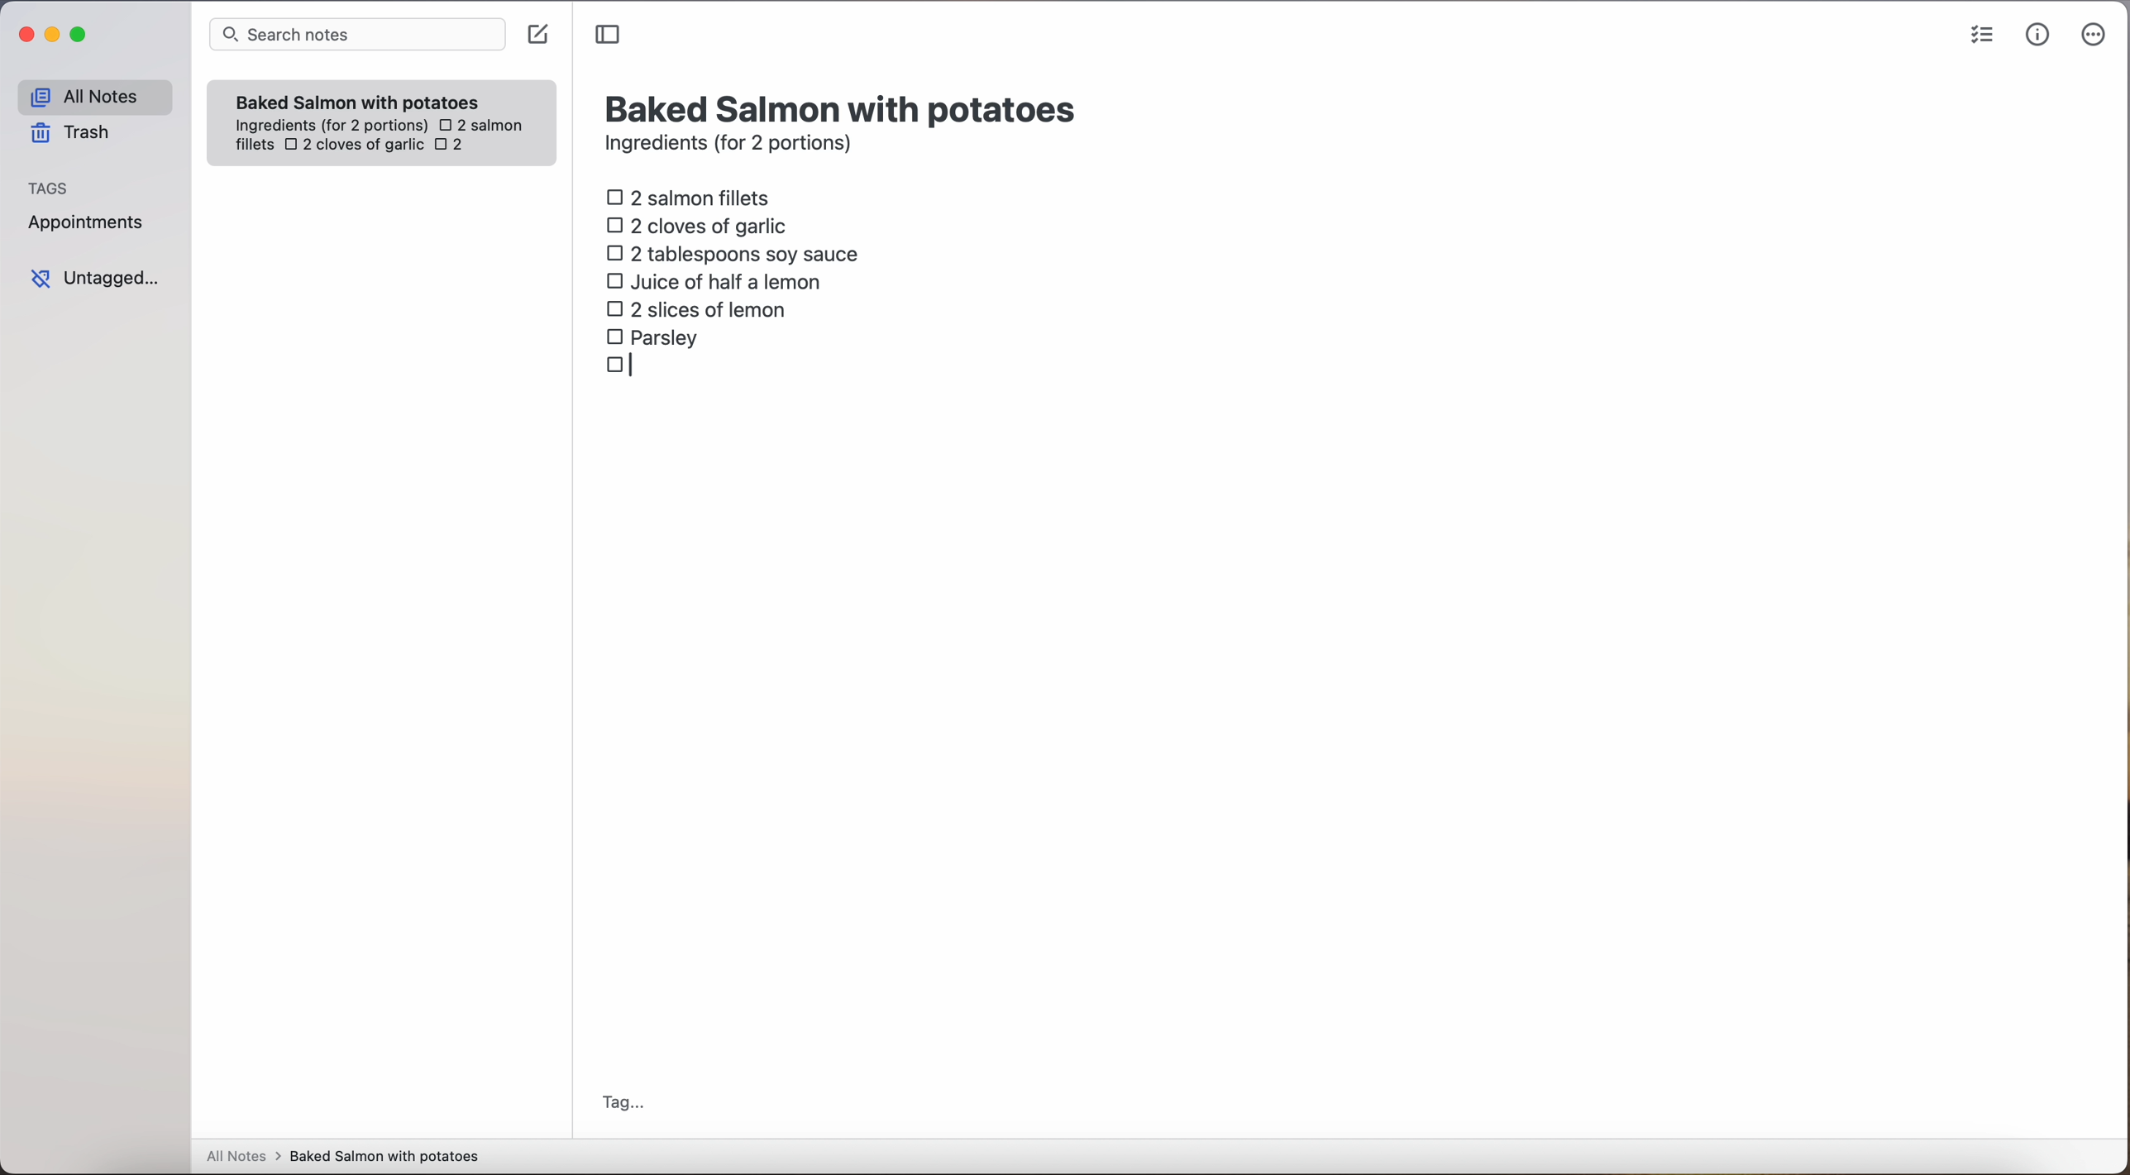 This screenshot has width=2130, height=1175. I want to click on check list, so click(1982, 36).